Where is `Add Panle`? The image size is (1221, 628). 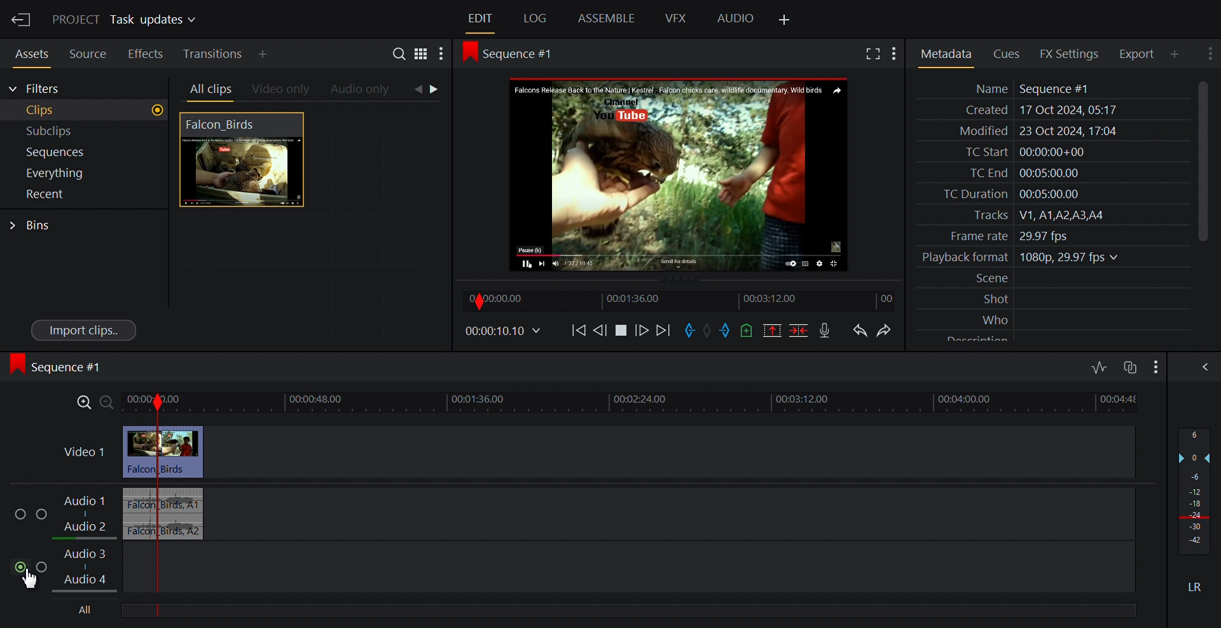
Add Panle is located at coordinates (1178, 54).